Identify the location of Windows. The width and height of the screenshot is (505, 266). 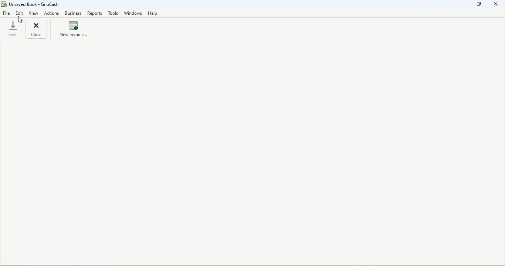
(133, 14).